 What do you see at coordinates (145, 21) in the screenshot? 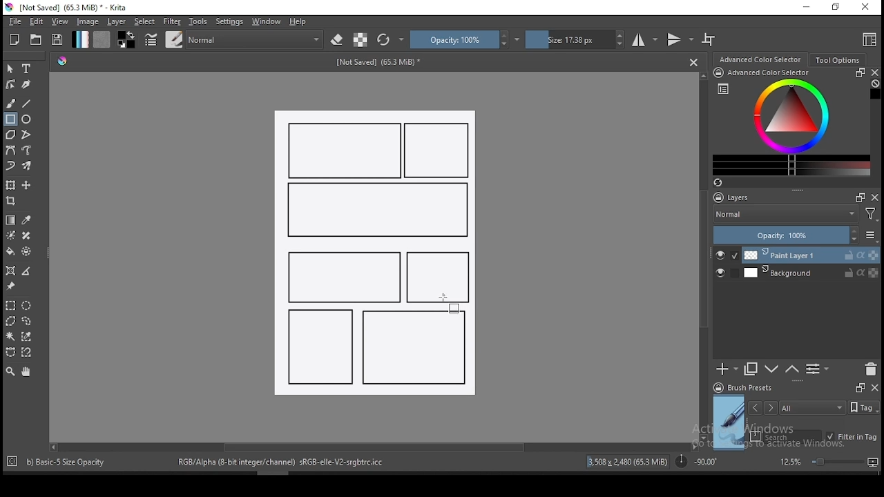
I see `select` at bounding box center [145, 21].